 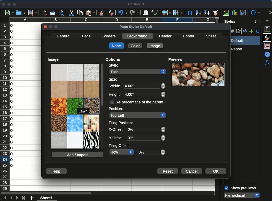 I want to click on styles, so click(x=267, y=37).